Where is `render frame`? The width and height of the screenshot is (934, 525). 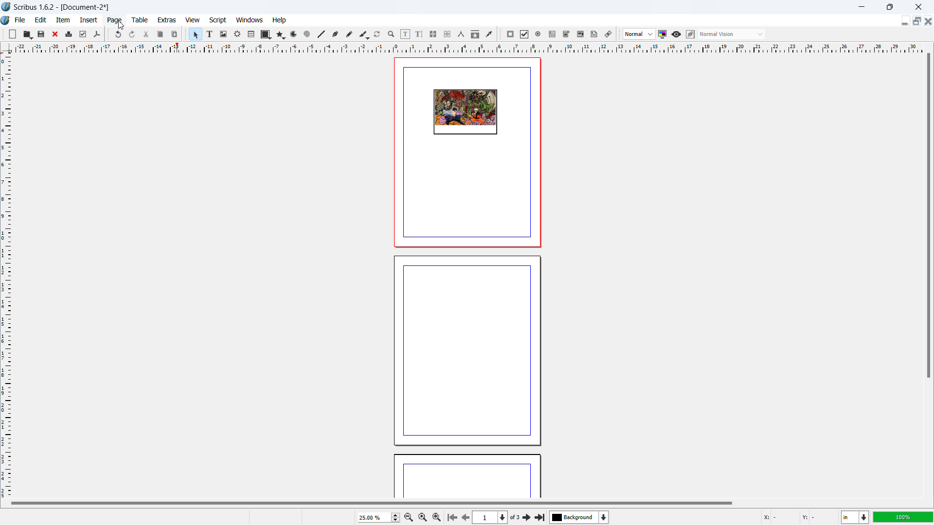 render frame is located at coordinates (237, 34).